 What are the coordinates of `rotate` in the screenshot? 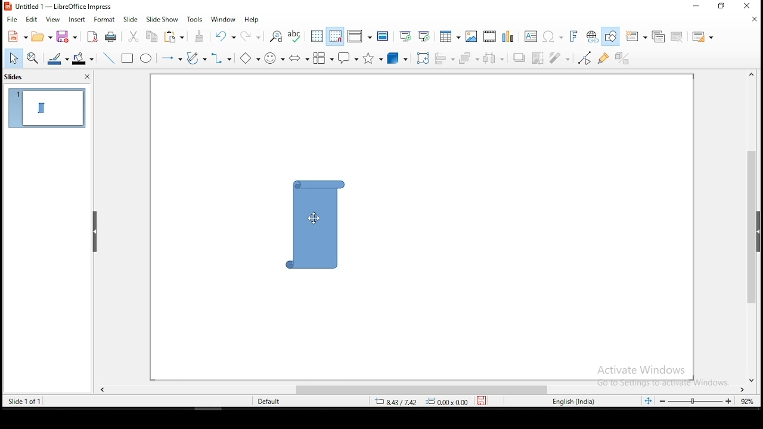 It's located at (423, 57).